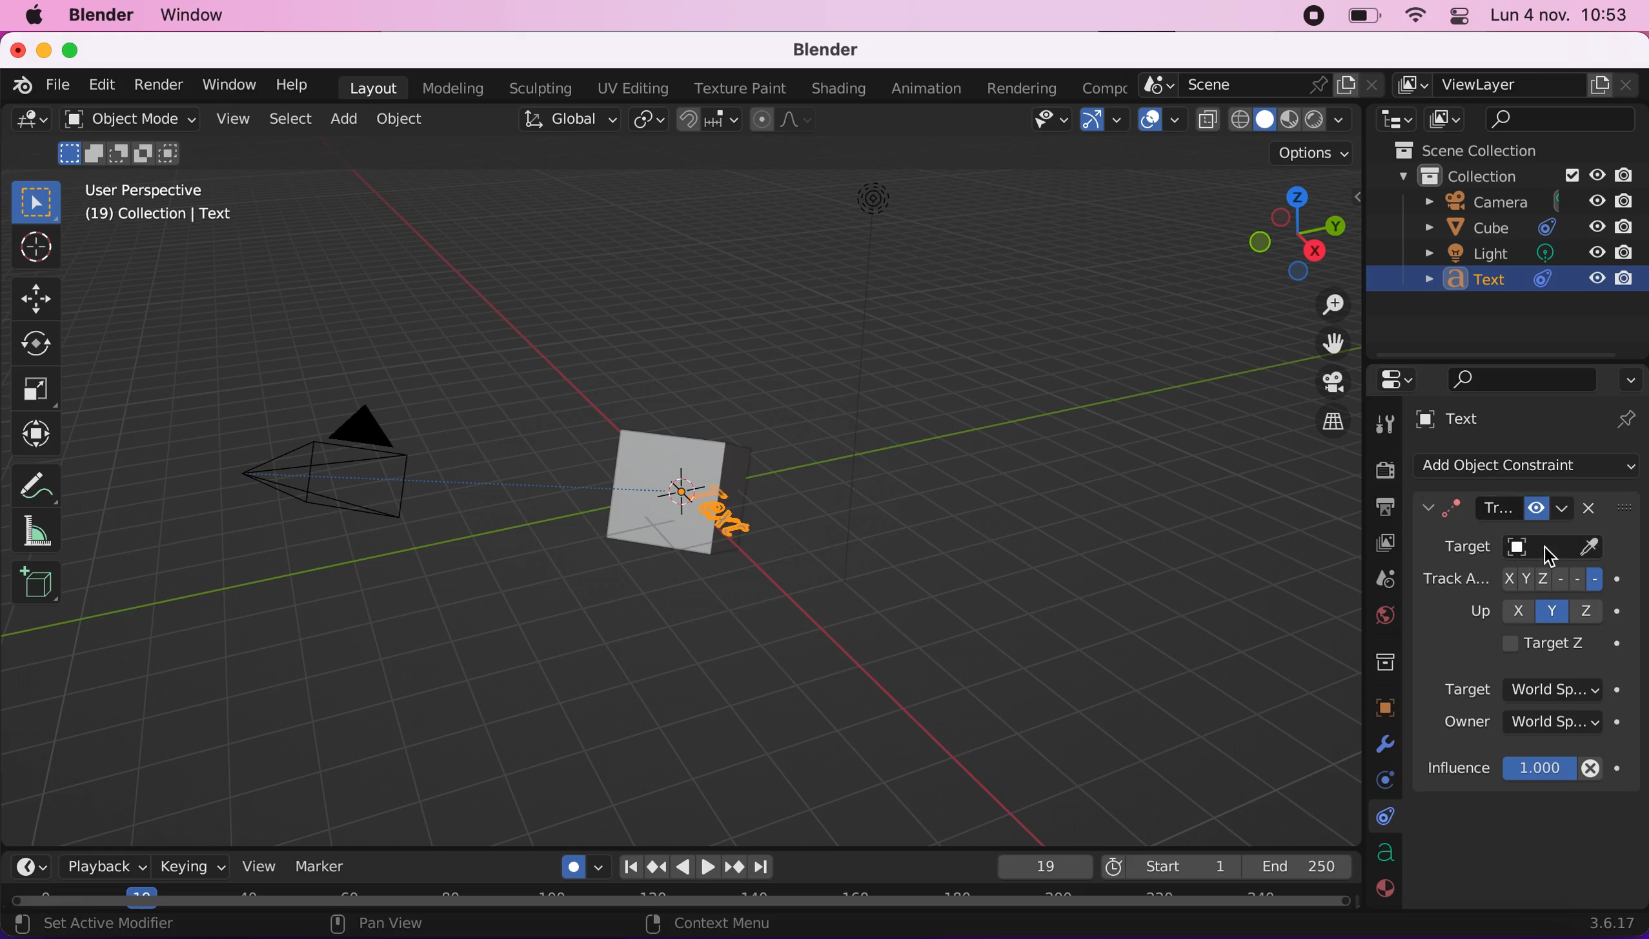 The height and width of the screenshot is (939, 1649). Describe the element at coordinates (743, 86) in the screenshot. I see `texture paint` at that location.